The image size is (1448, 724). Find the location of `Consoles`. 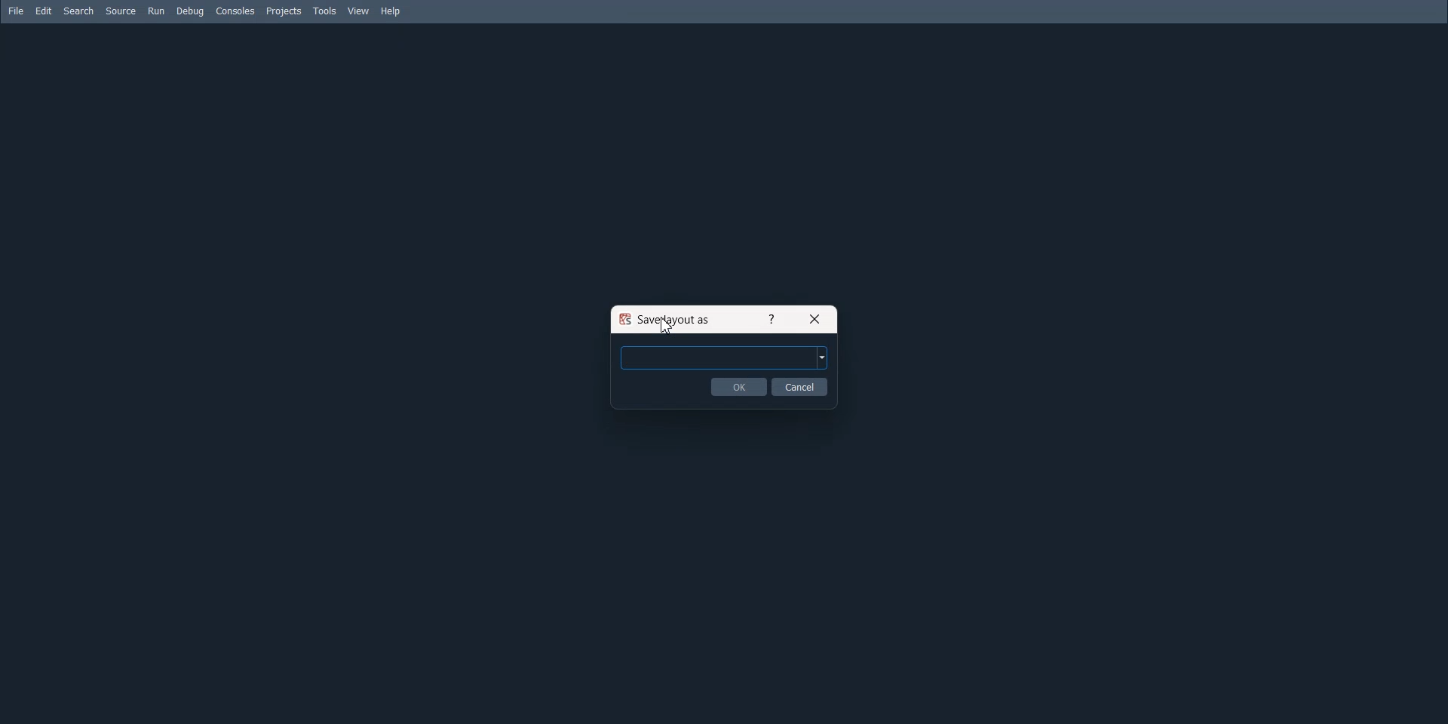

Consoles is located at coordinates (236, 11).